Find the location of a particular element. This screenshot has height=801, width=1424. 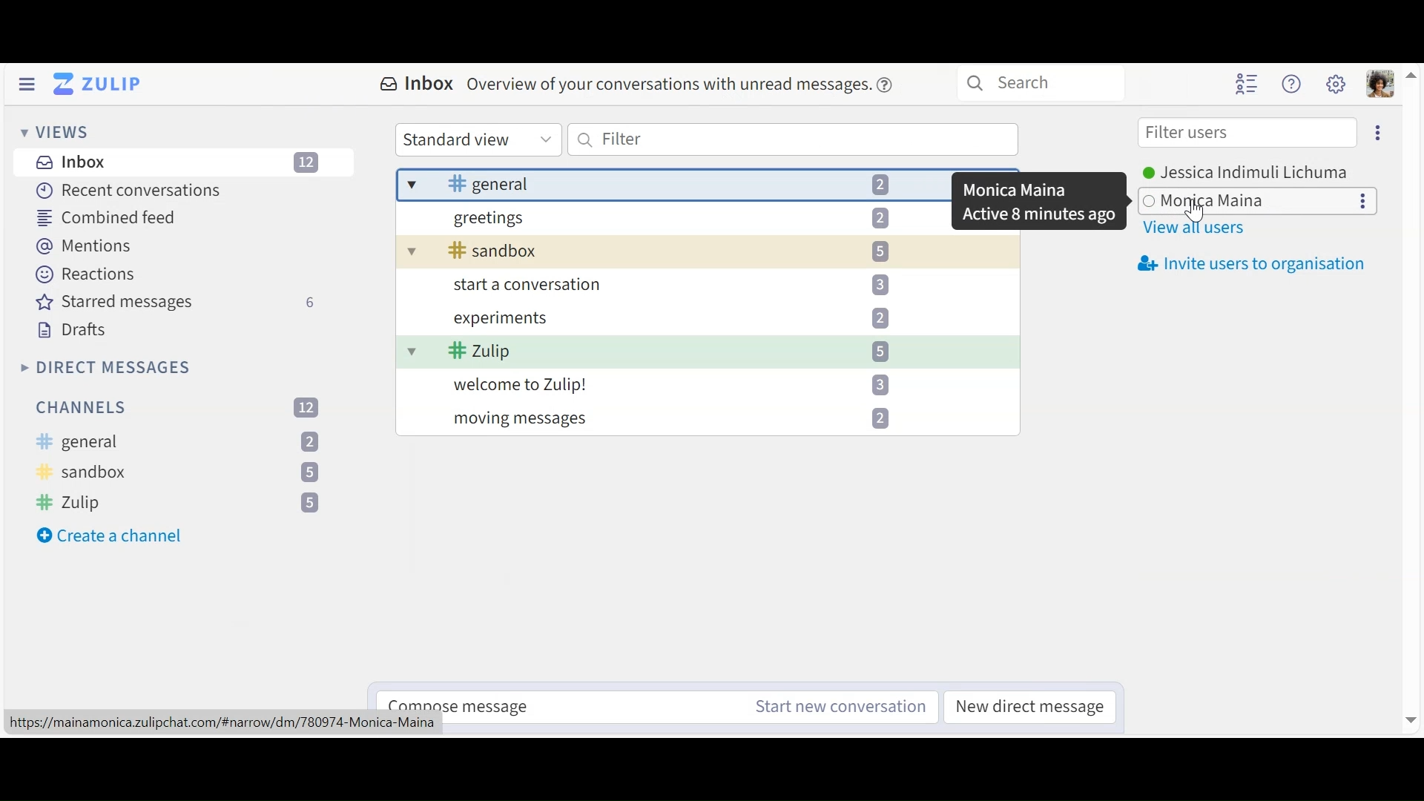

User Options is located at coordinates (1262, 176).